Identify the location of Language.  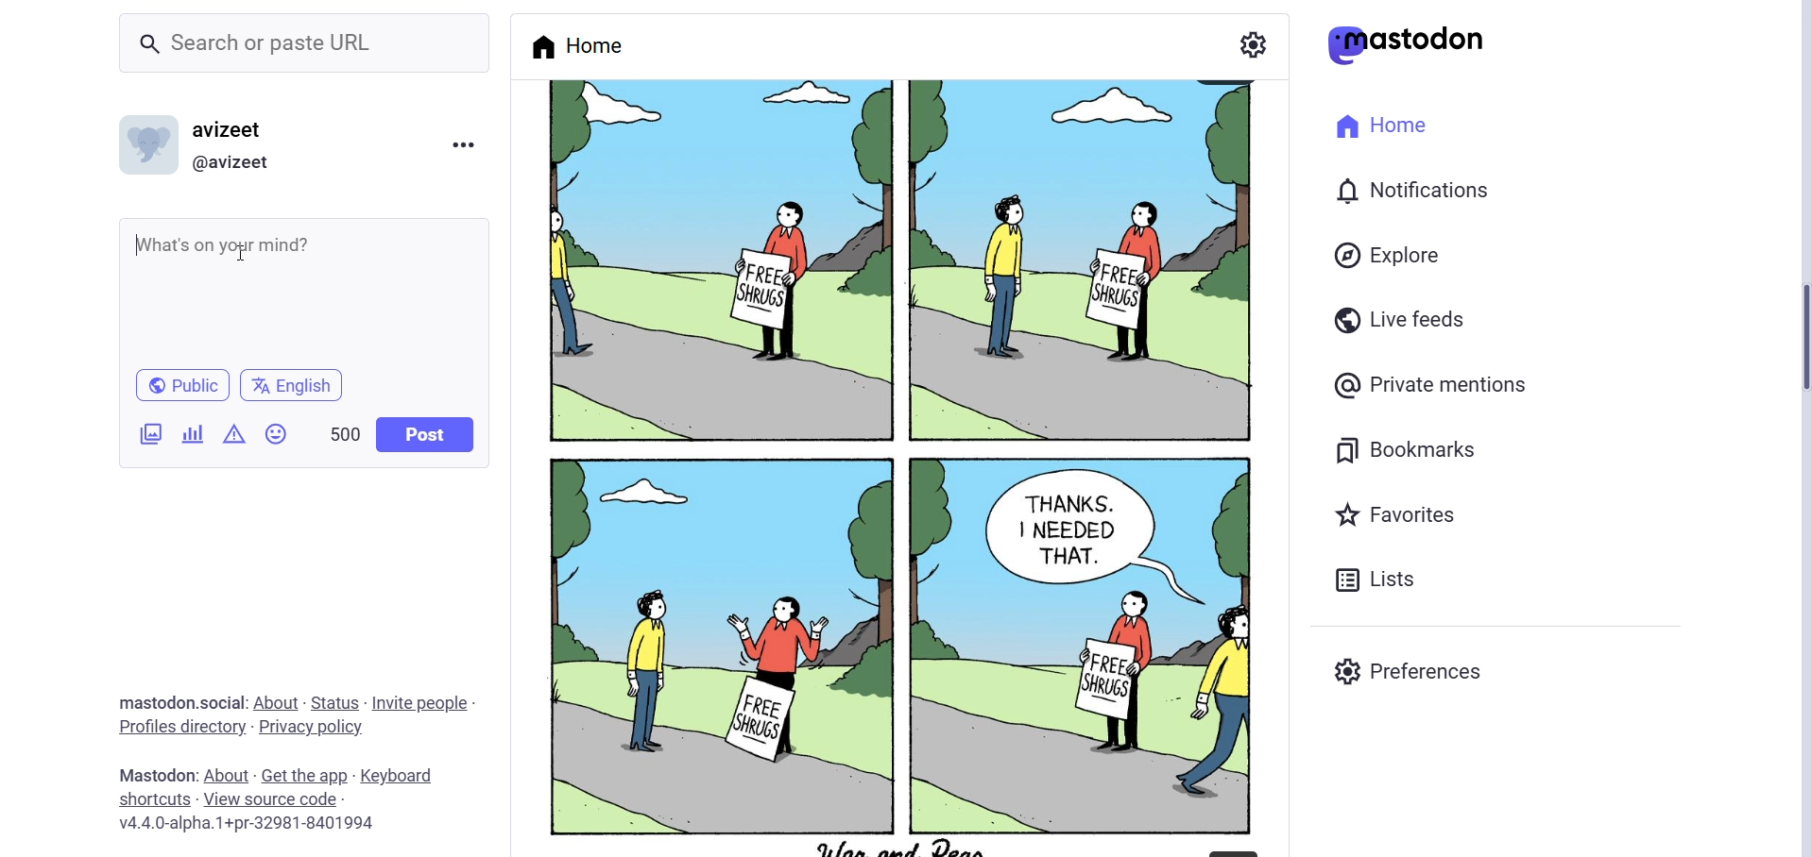
(293, 384).